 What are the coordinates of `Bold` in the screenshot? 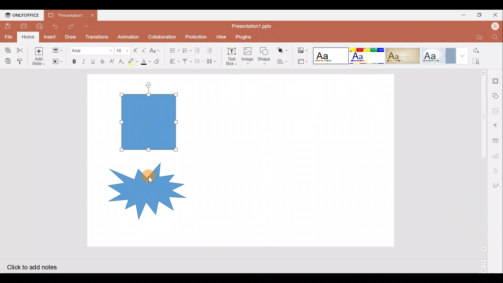 It's located at (74, 61).